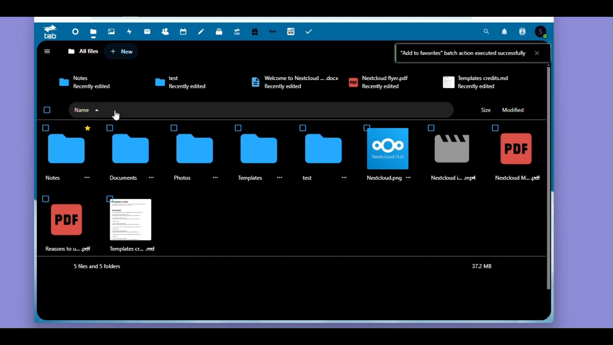 The image size is (613, 345). What do you see at coordinates (431, 128) in the screenshot?
I see `Check Box` at bounding box center [431, 128].